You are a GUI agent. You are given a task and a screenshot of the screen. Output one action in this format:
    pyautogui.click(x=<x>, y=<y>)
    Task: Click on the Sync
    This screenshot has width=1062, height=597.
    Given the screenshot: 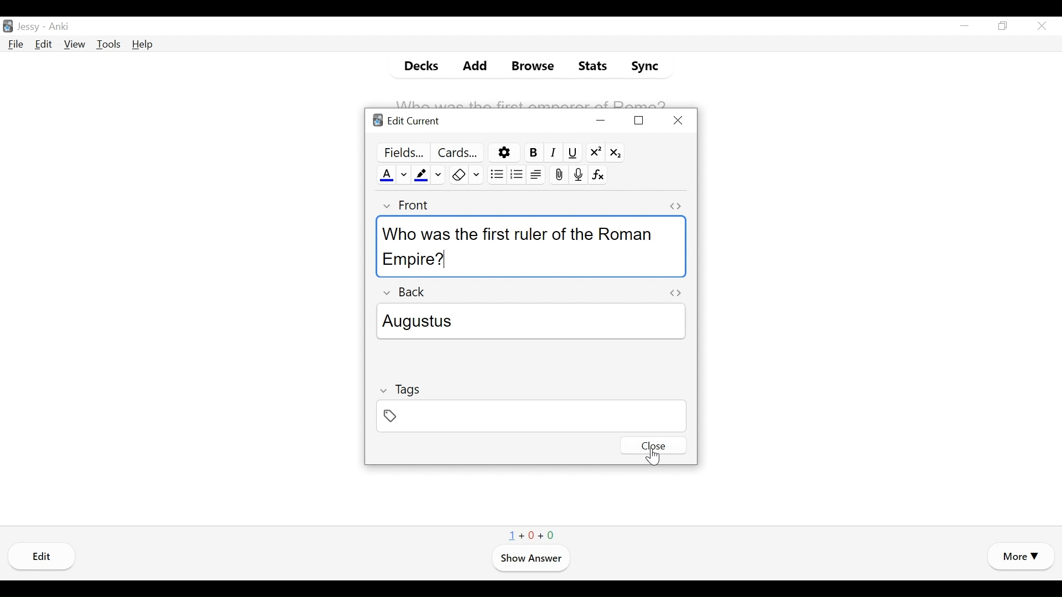 What is the action you would take?
    pyautogui.click(x=642, y=66)
    